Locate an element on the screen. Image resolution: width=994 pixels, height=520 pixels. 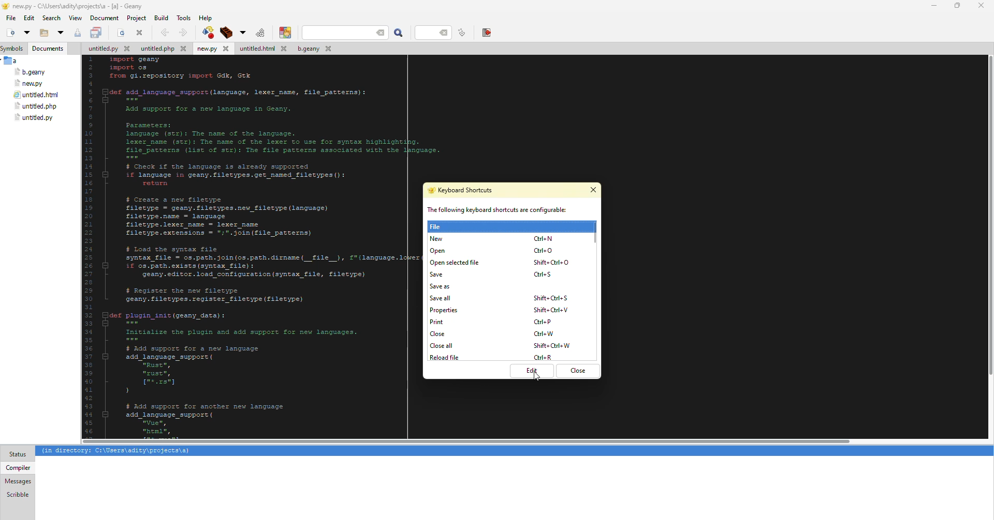
shortcut is located at coordinates (550, 310).